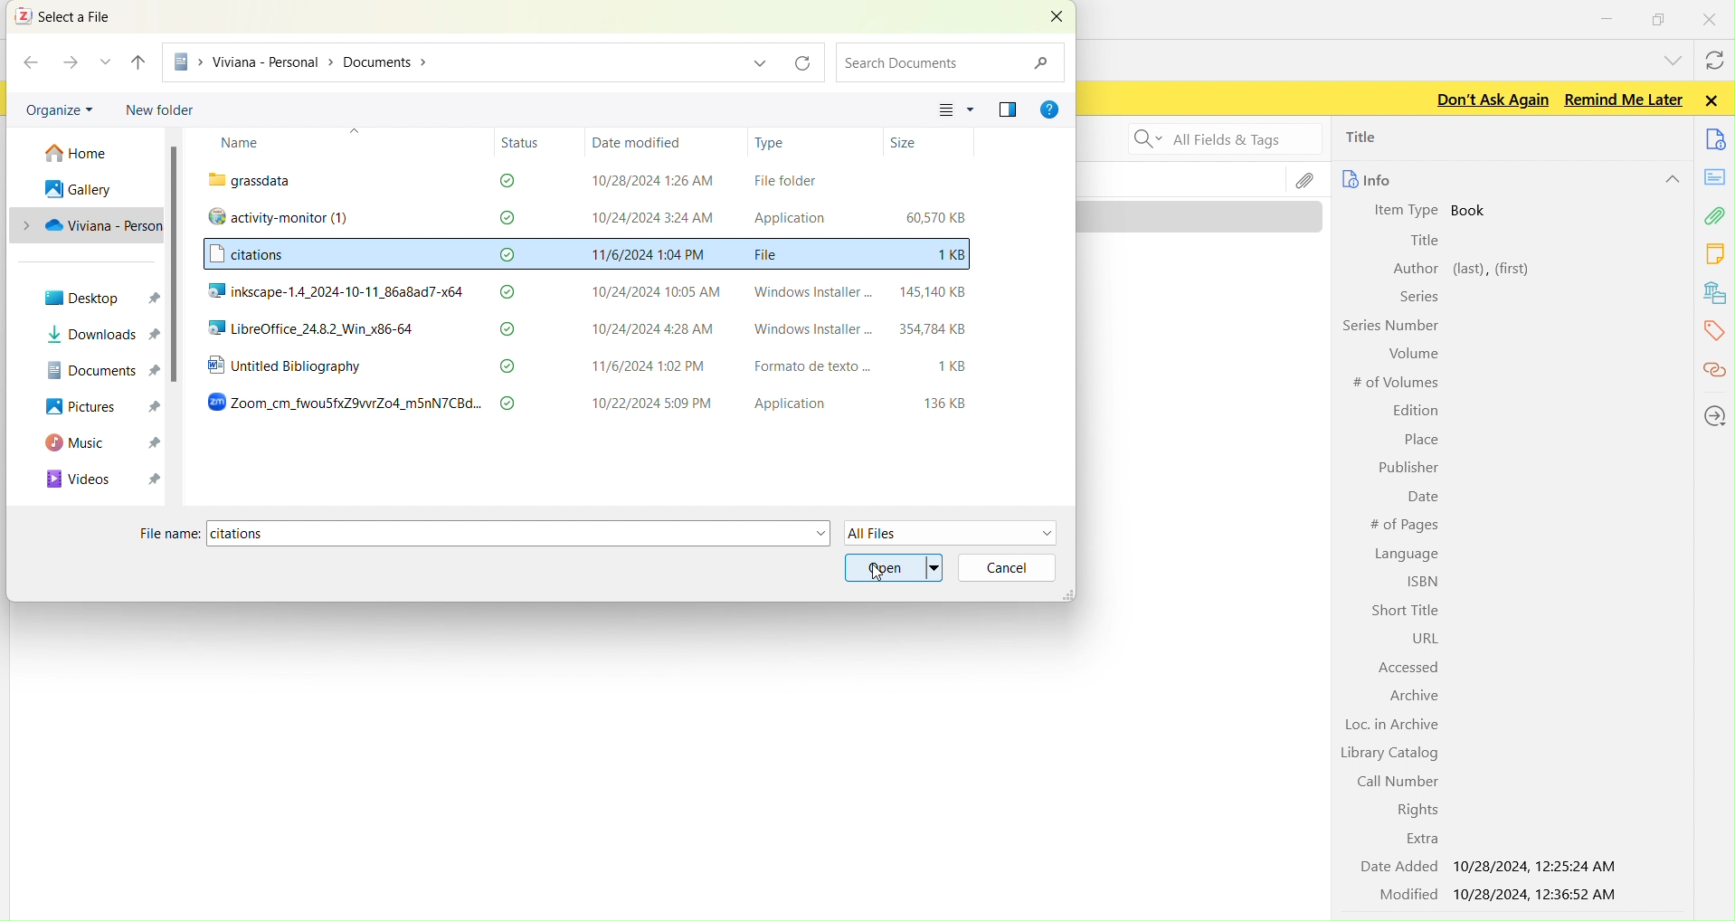 The height and width of the screenshot is (921, 1735). Describe the element at coordinates (773, 255) in the screenshot. I see `File` at that location.